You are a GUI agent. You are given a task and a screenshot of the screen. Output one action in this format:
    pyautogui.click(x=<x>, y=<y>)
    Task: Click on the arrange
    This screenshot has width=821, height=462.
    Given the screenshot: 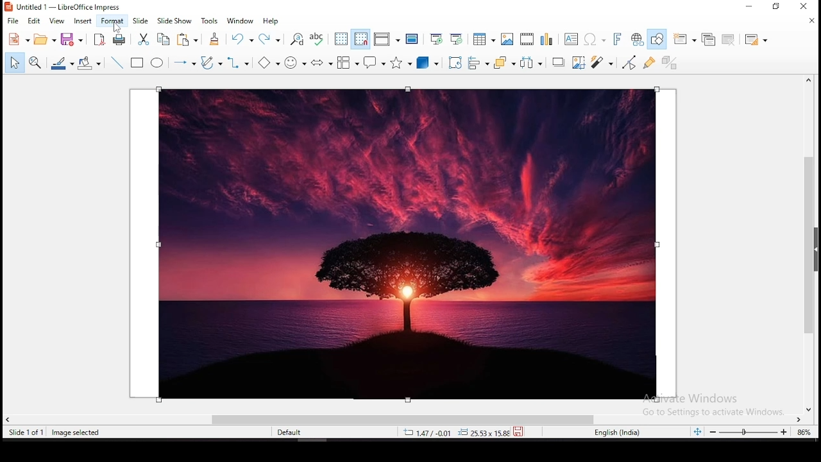 What is the action you would take?
    pyautogui.click(x=504, y=63)
    